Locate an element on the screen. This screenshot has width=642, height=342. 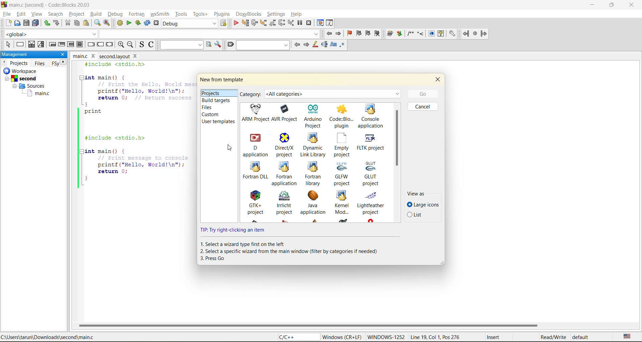
clear is located at coordinates (231, 45).